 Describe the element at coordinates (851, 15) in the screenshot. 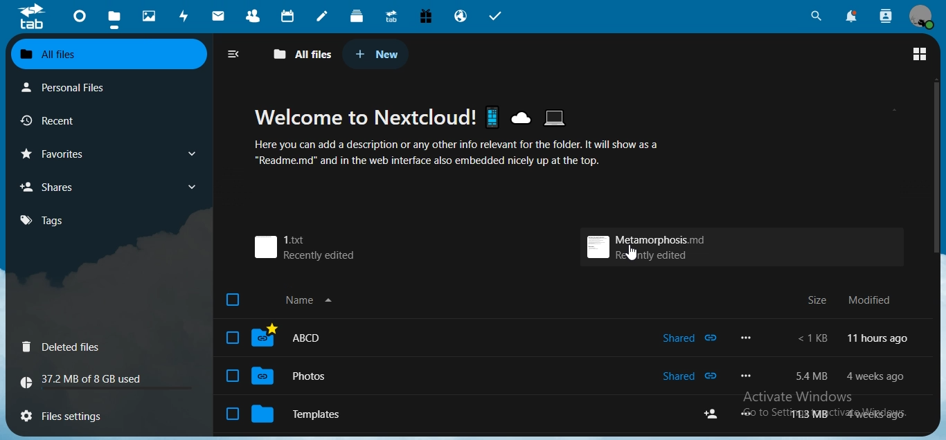

I see `notifications` at that location.